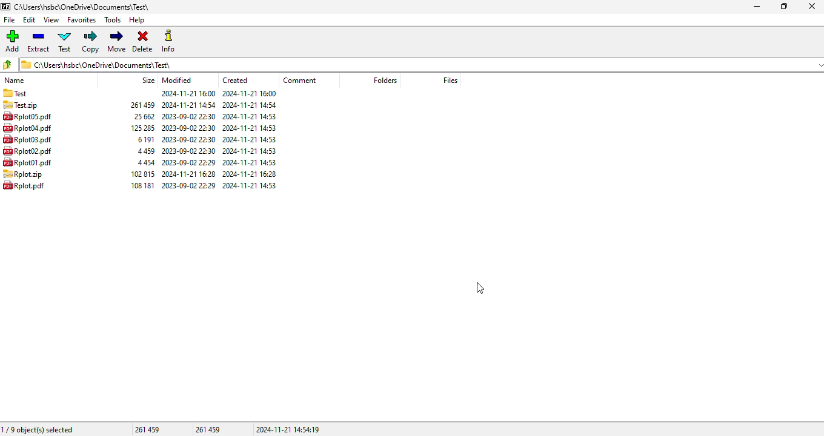 This screenshot has width=824, height=436. Describe the element at coordinates (65, 42) in the screenshot. I see `test` at that location.